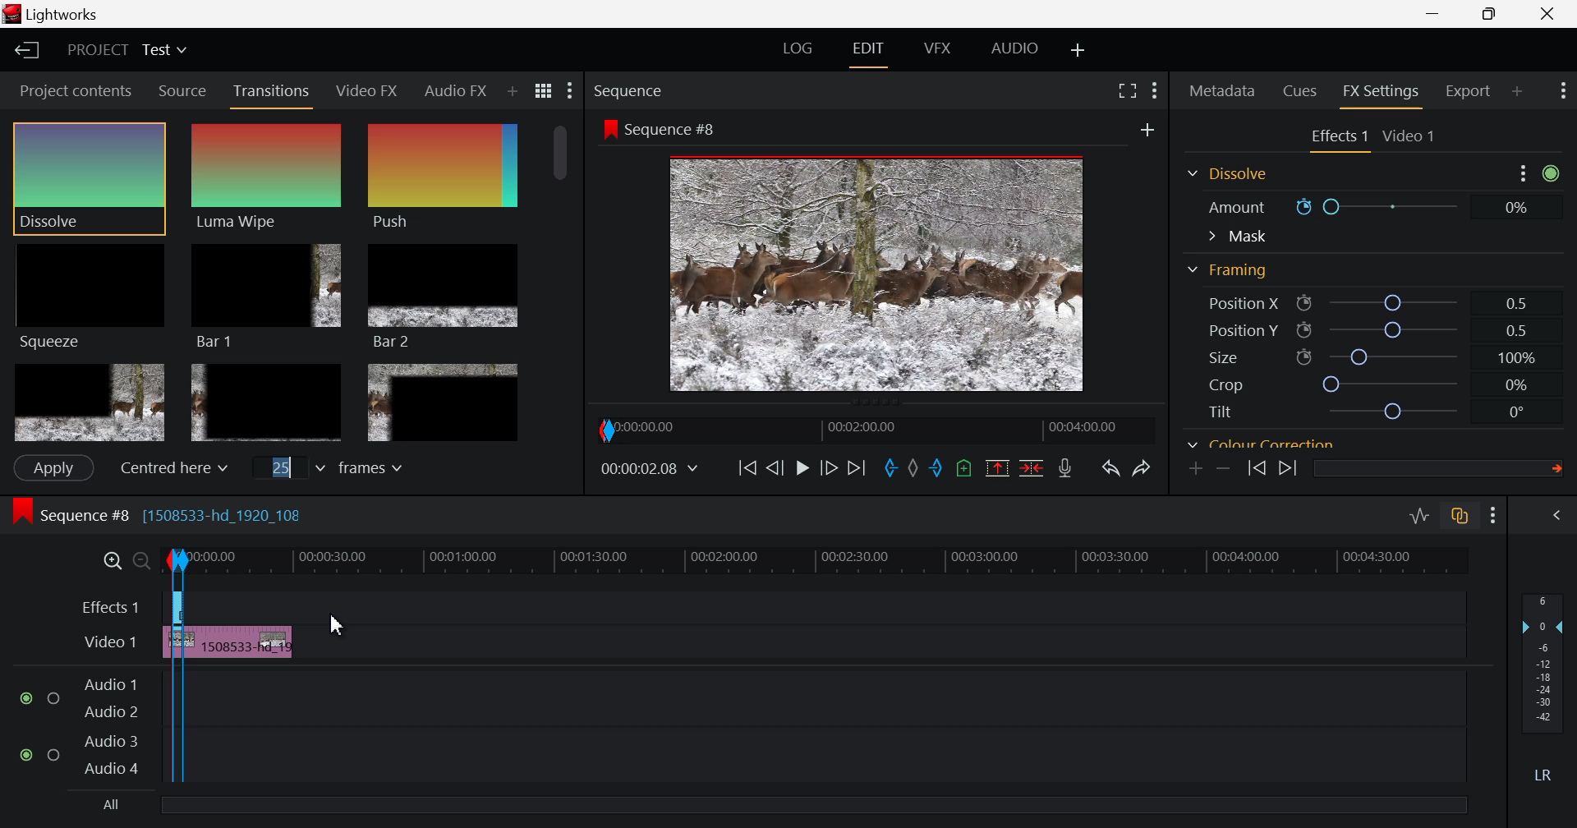  I want to click on Audio Layers Input, so click(90, 724).